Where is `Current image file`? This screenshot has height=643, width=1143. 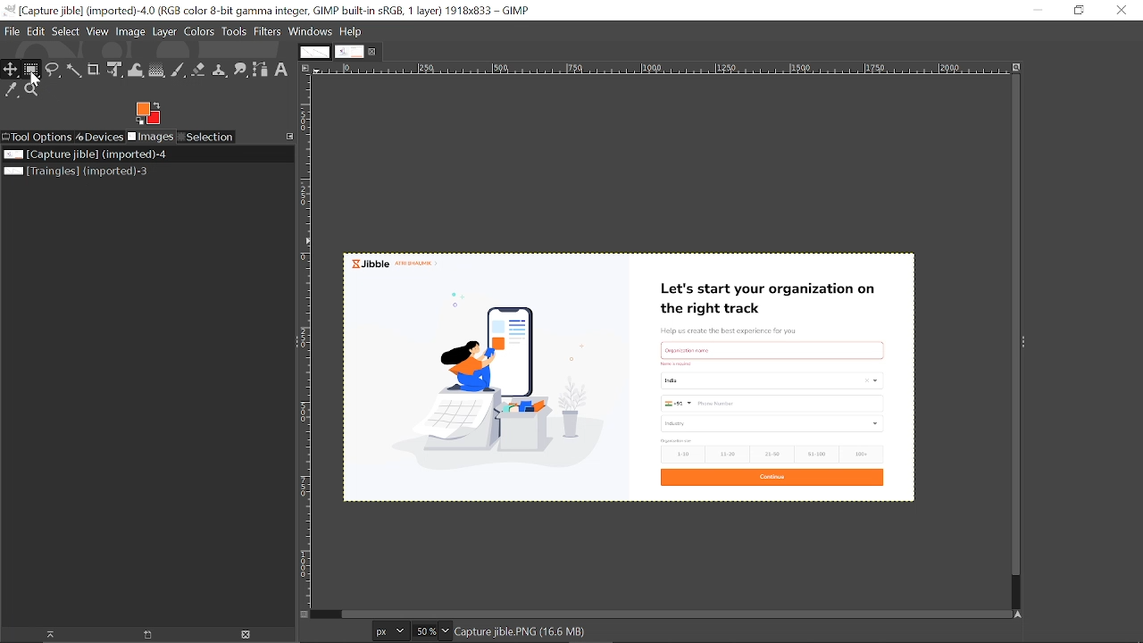
Current image file is located at coordinates (83, 154).